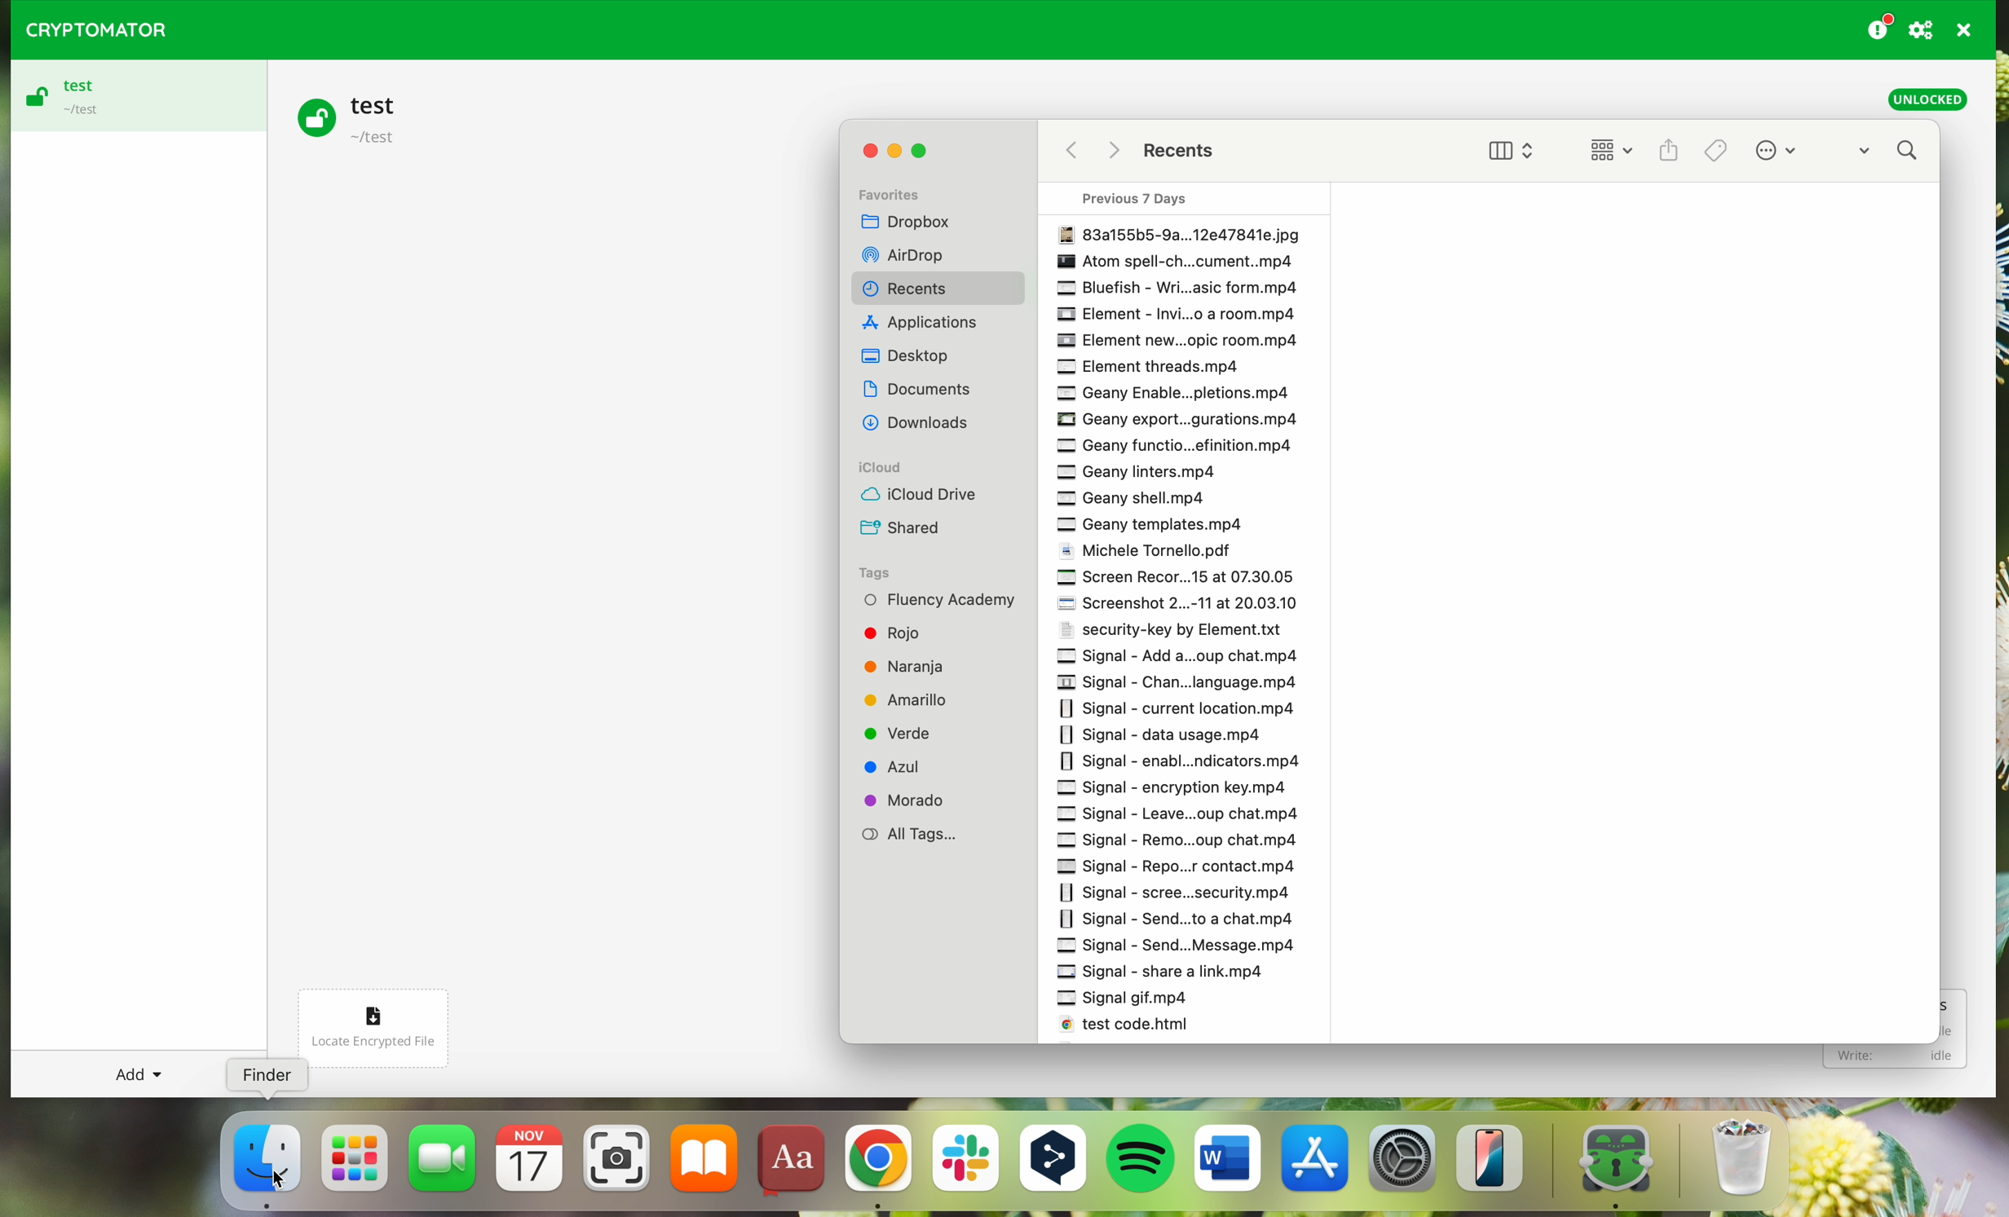 The width and height of the screenshot is (2009, 1217). Describe the element at coordinates (1181, 607) in the screenshot. I see `Screenshot 2` at that location.